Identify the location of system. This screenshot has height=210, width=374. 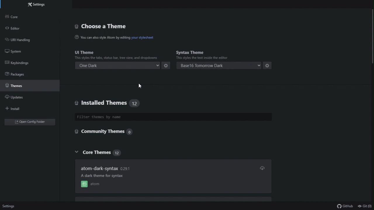
(20, 52).